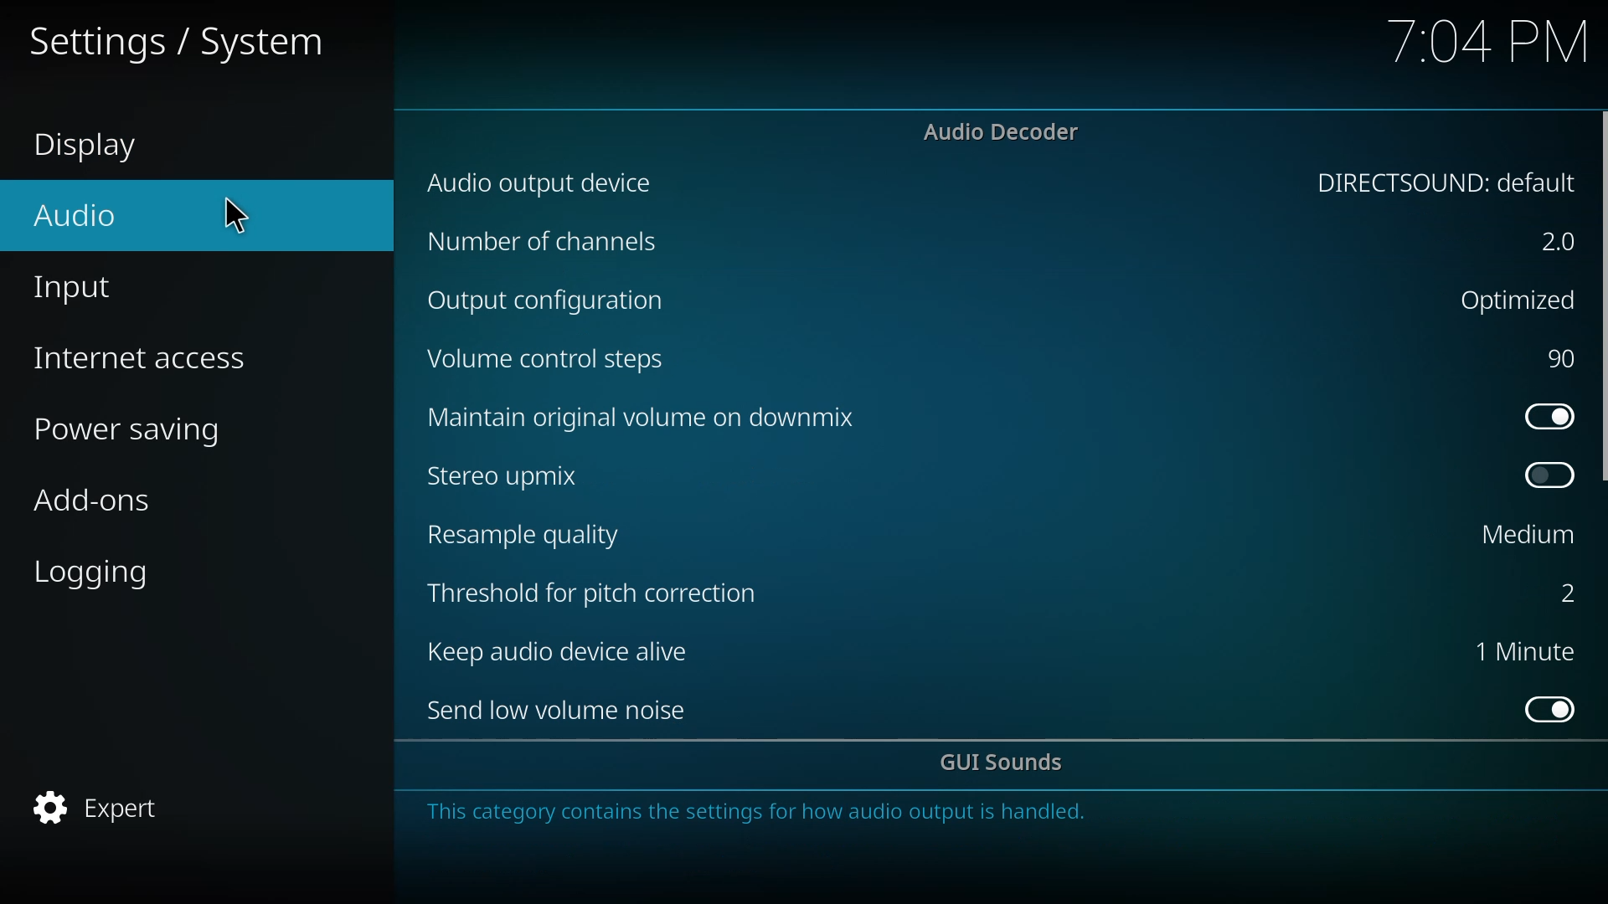 This screenshot has height=904, width=1608. Describe the element at coordinates (1551, 709) in the screenshot. I see `enable` at that location.